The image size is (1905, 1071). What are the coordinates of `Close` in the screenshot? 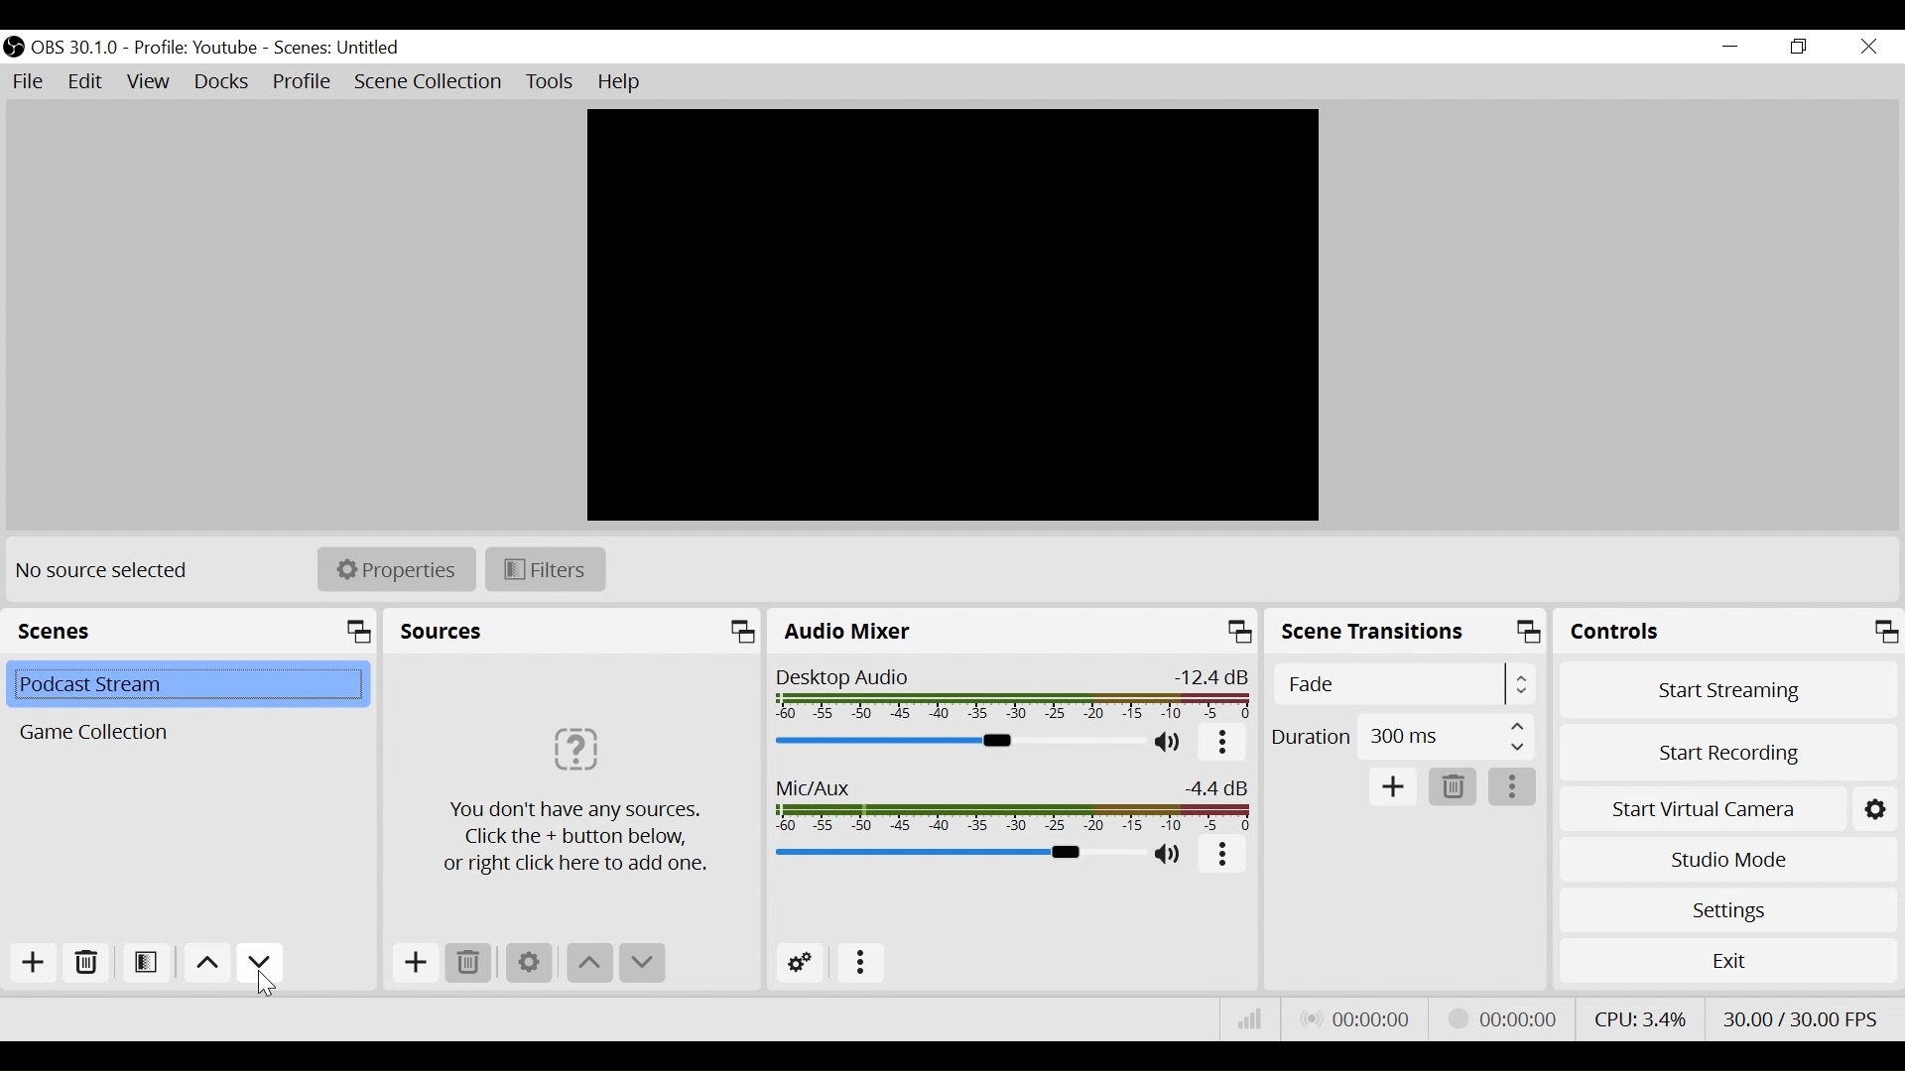 It's located at (1867, 48).